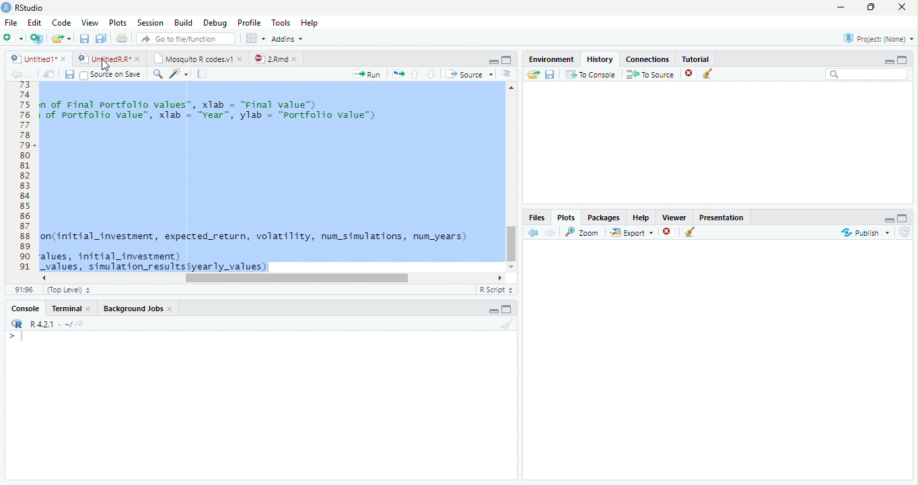  I want to click on Print, so click(122, 38).